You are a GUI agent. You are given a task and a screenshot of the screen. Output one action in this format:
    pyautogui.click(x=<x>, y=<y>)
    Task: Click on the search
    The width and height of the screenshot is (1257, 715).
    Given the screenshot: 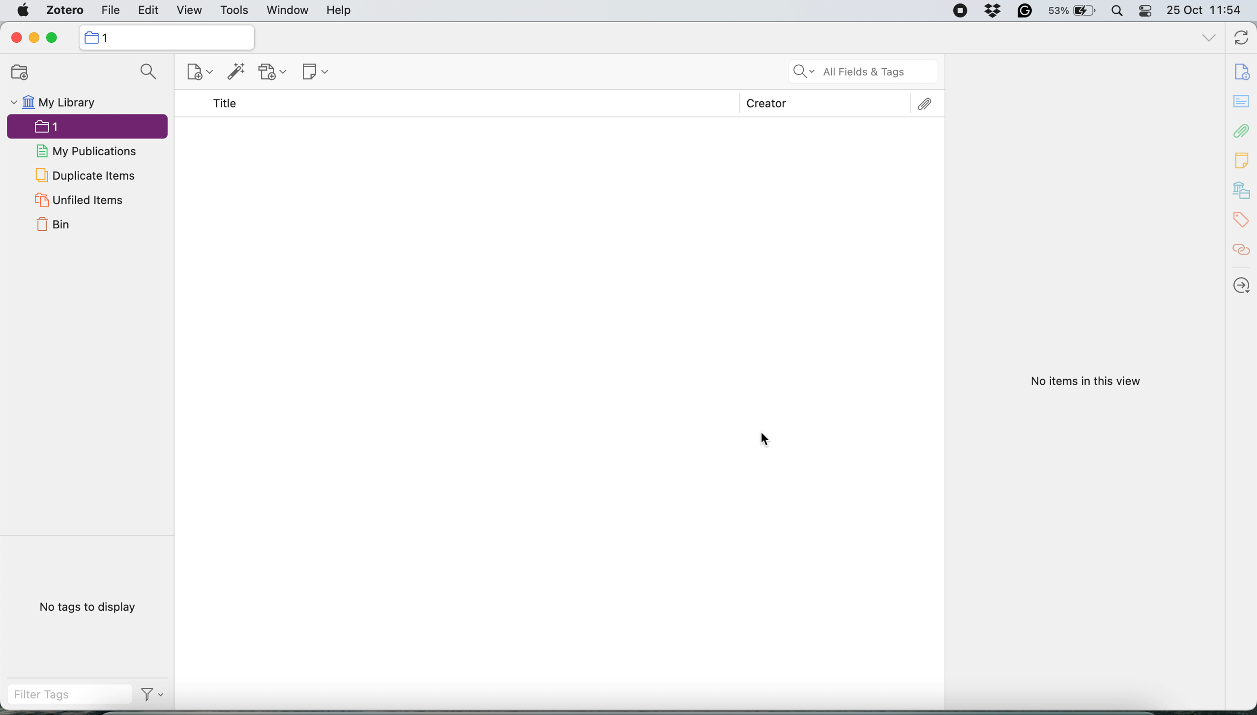 What is the action you would take?
    pyautogui.click(x=864, y=71)
    